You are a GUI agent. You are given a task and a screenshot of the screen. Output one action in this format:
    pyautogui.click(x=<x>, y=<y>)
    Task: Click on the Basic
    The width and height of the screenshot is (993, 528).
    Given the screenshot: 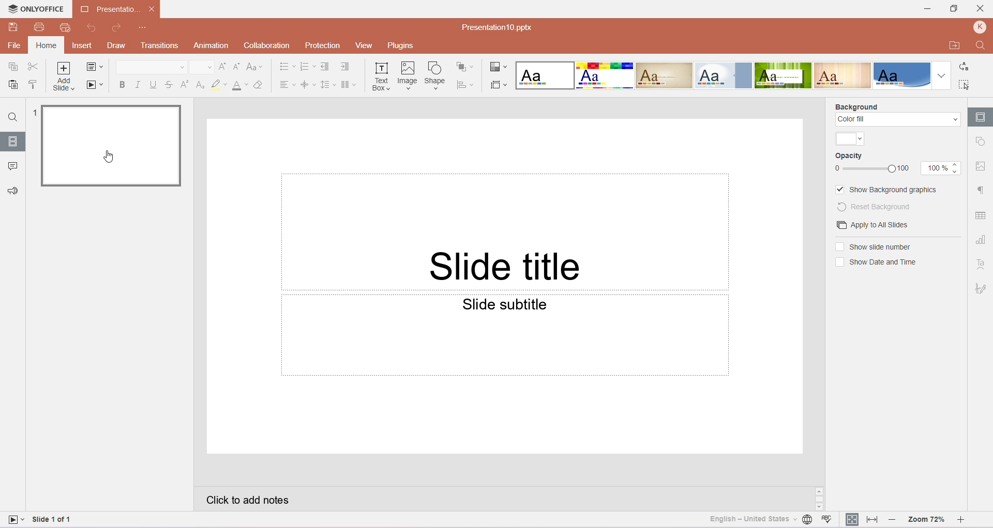 What is the action you would take?
    pyautogui.click(x=605, y=75)
    